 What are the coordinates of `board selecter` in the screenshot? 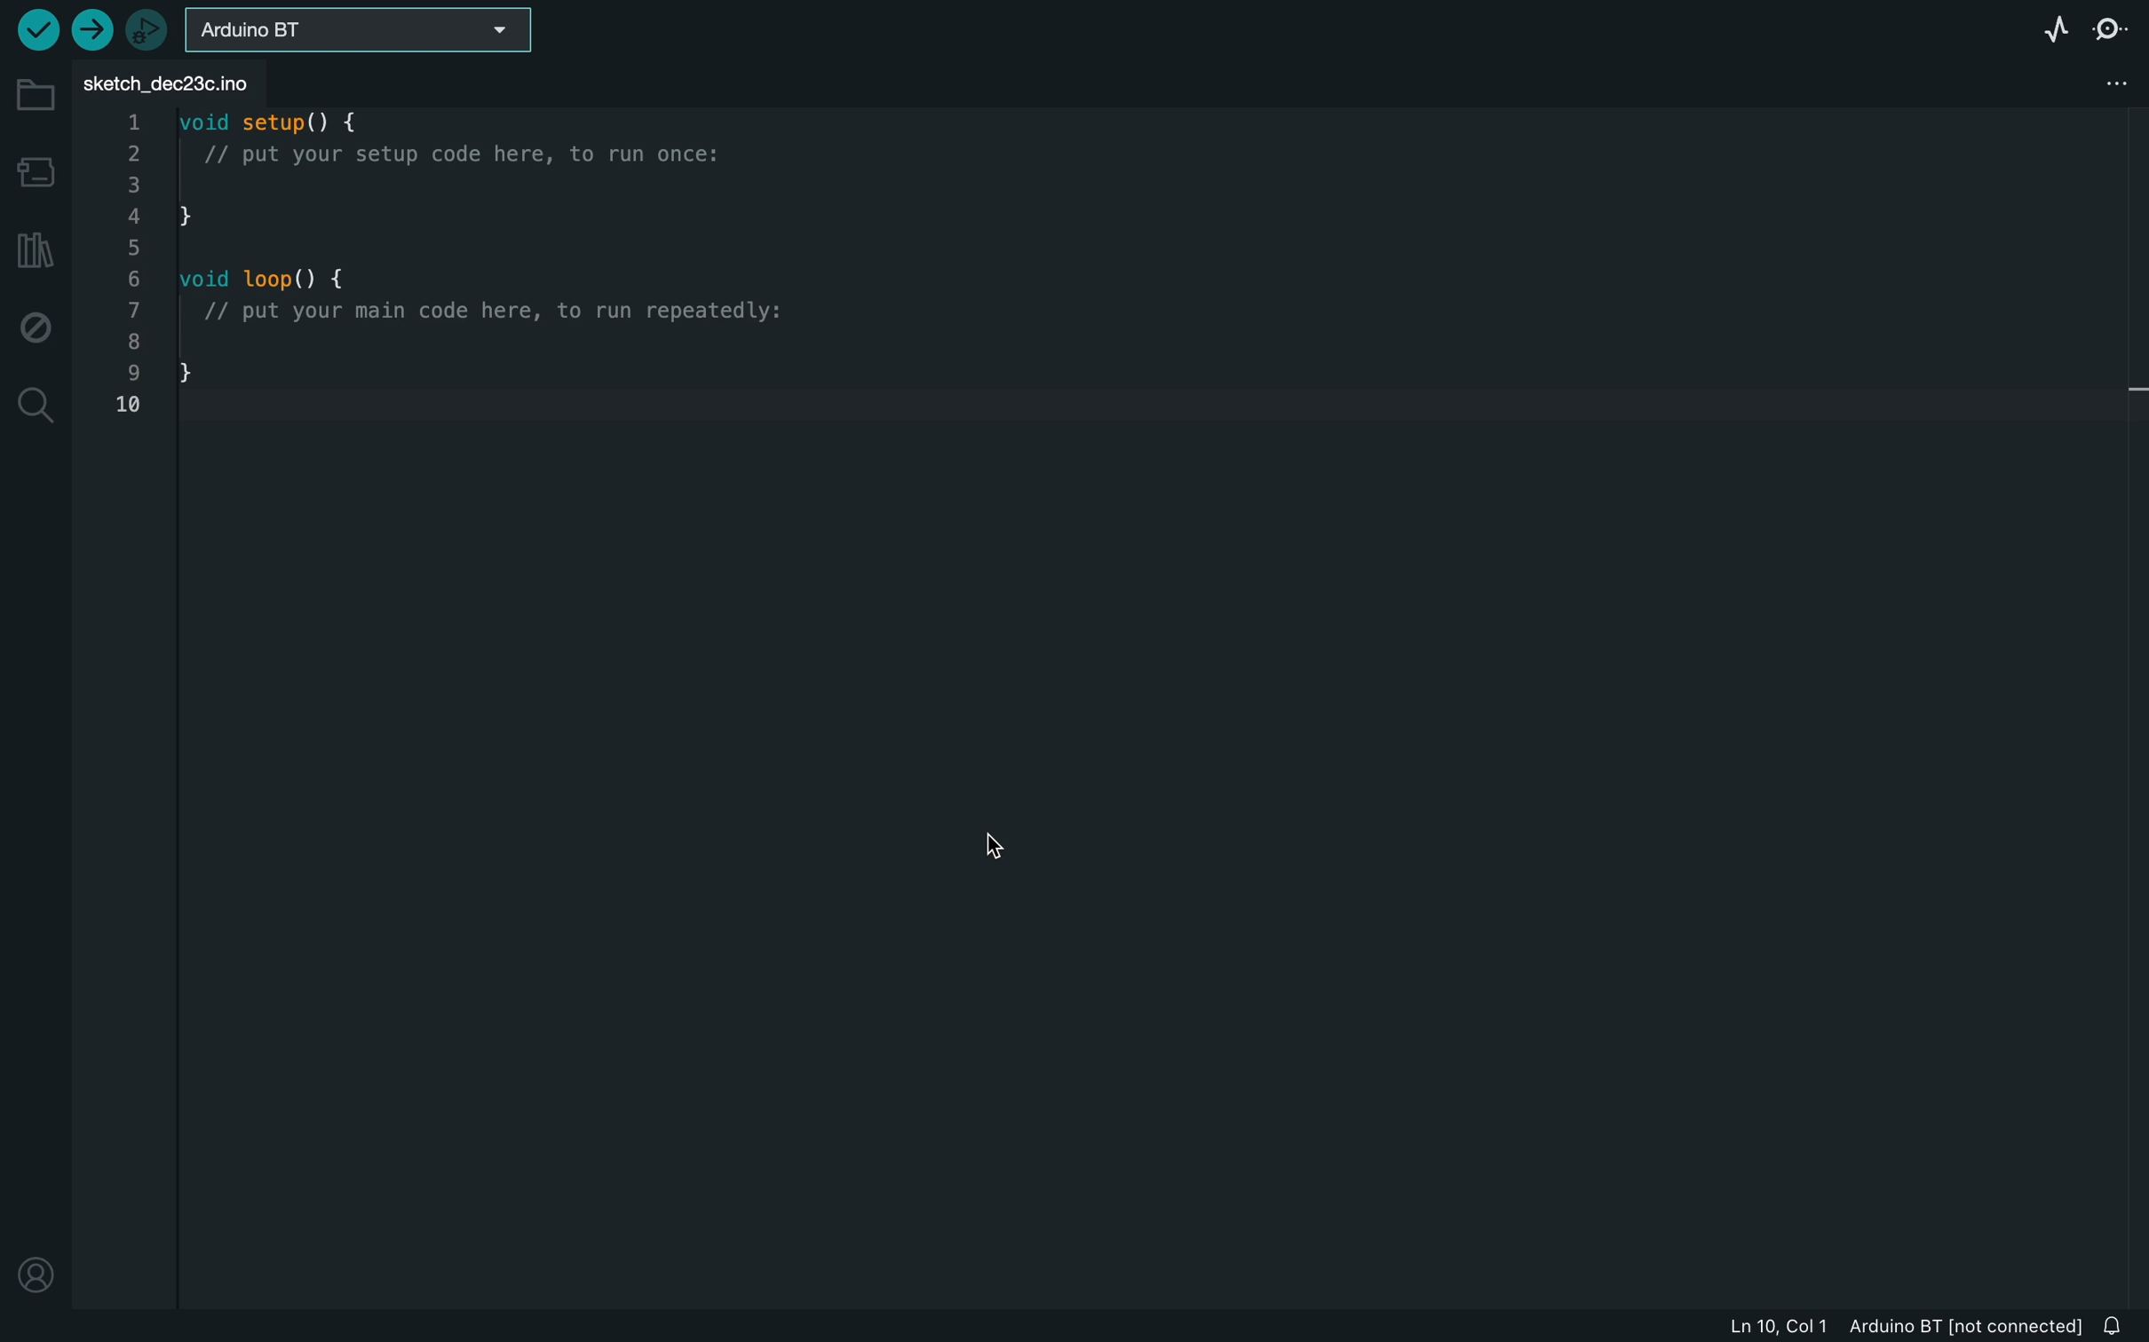 It's located at (361, 29).